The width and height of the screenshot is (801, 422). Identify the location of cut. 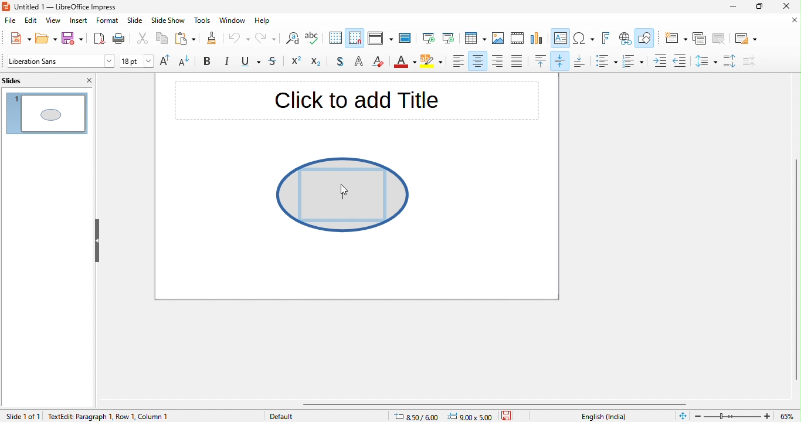
(143, 40).